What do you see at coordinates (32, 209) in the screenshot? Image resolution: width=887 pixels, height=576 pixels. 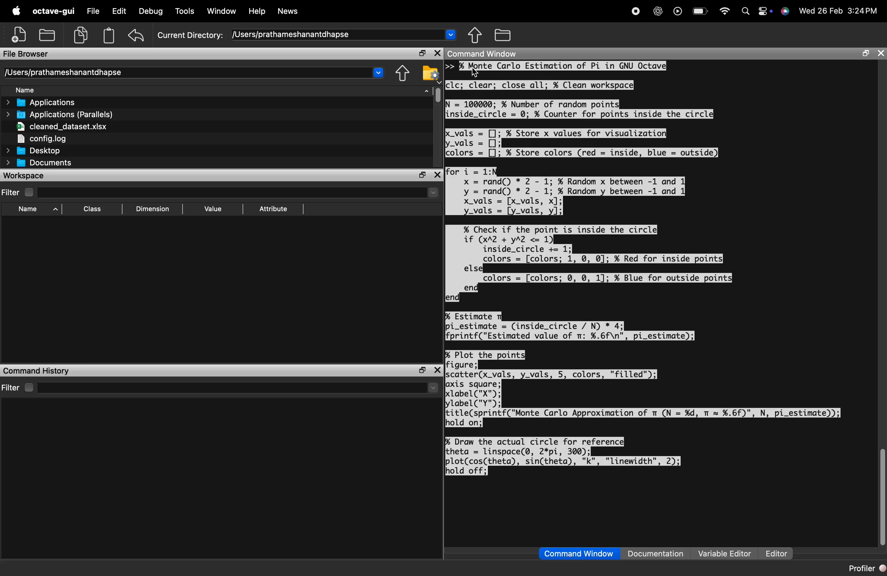 I see `Name ~` at bounding box center [32, 209].